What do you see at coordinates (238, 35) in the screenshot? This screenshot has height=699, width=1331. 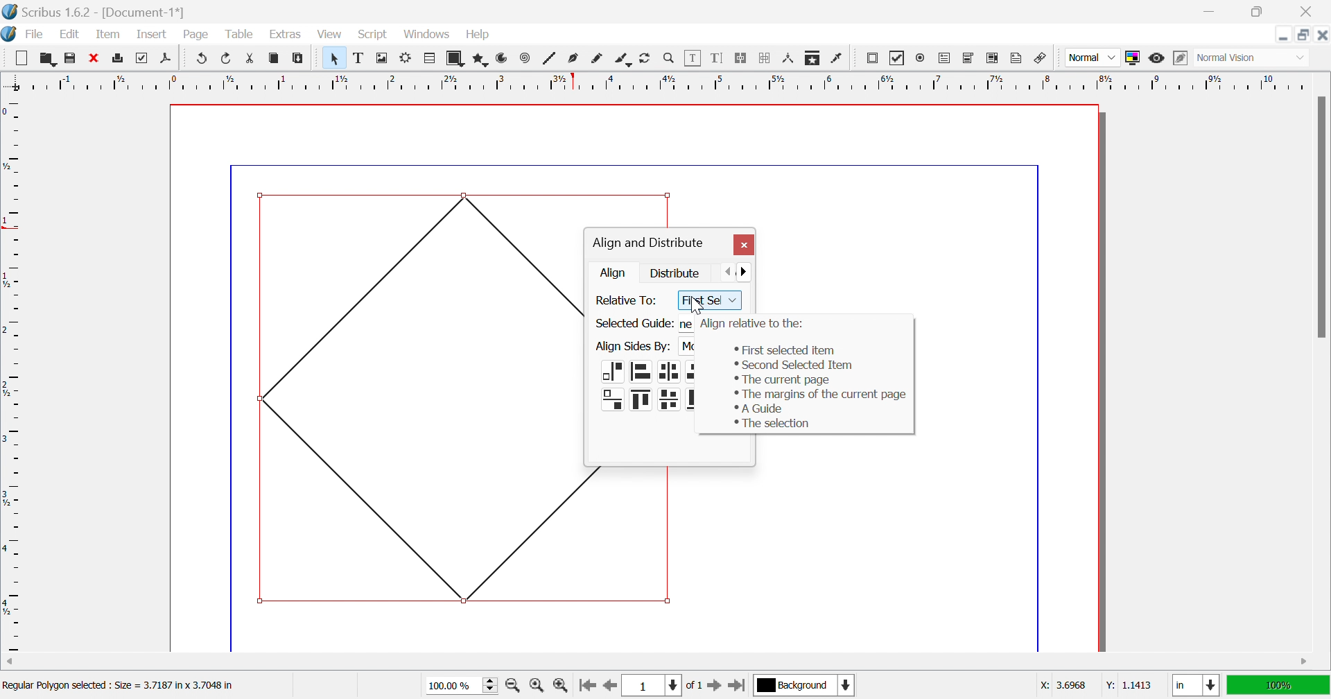 I see `Table` at bounding box center [238, 35].